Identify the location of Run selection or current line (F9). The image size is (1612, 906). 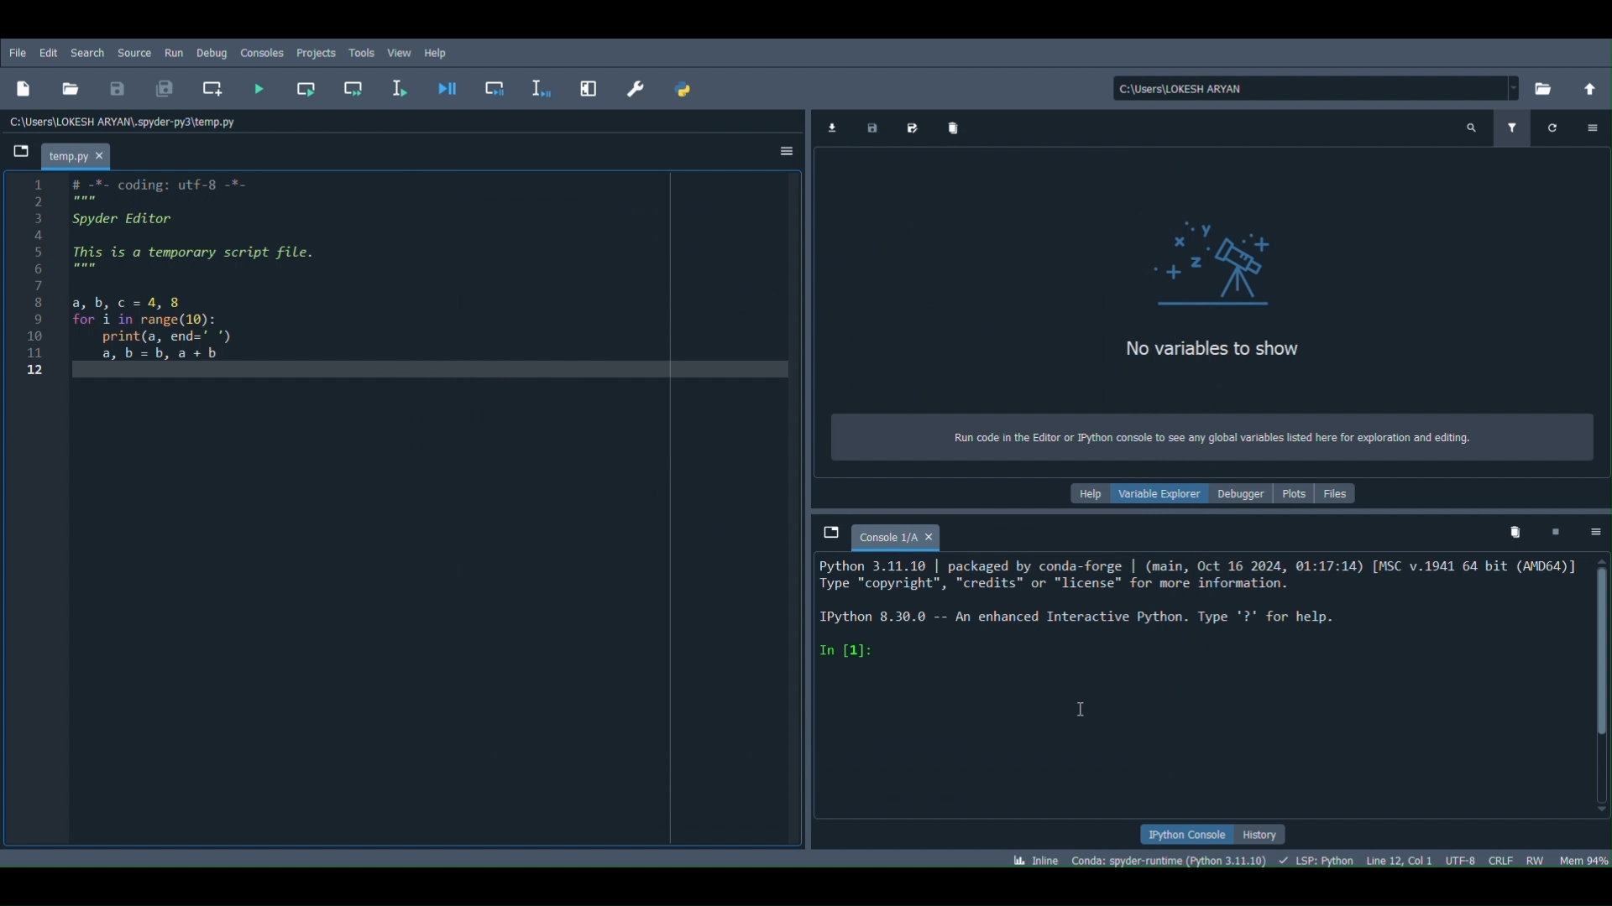
(396, 86).